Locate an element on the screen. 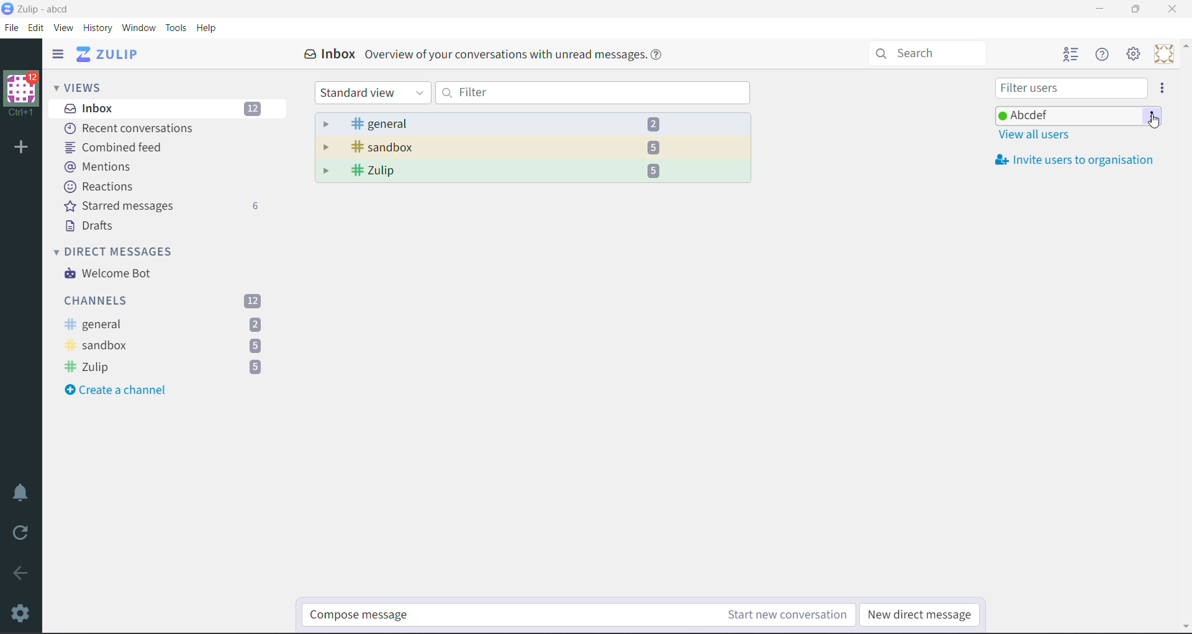  Starred messages is located at coordinates (166, 207).